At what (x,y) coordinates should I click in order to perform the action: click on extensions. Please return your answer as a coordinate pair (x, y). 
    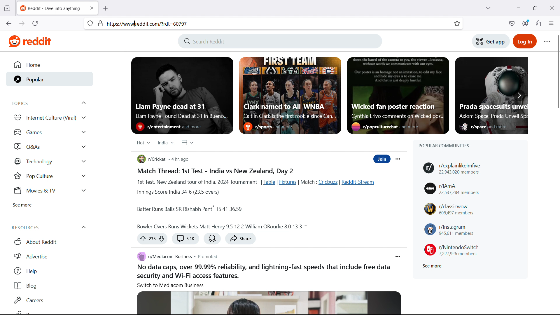
    Looking at the image, I should click on (539, 23).